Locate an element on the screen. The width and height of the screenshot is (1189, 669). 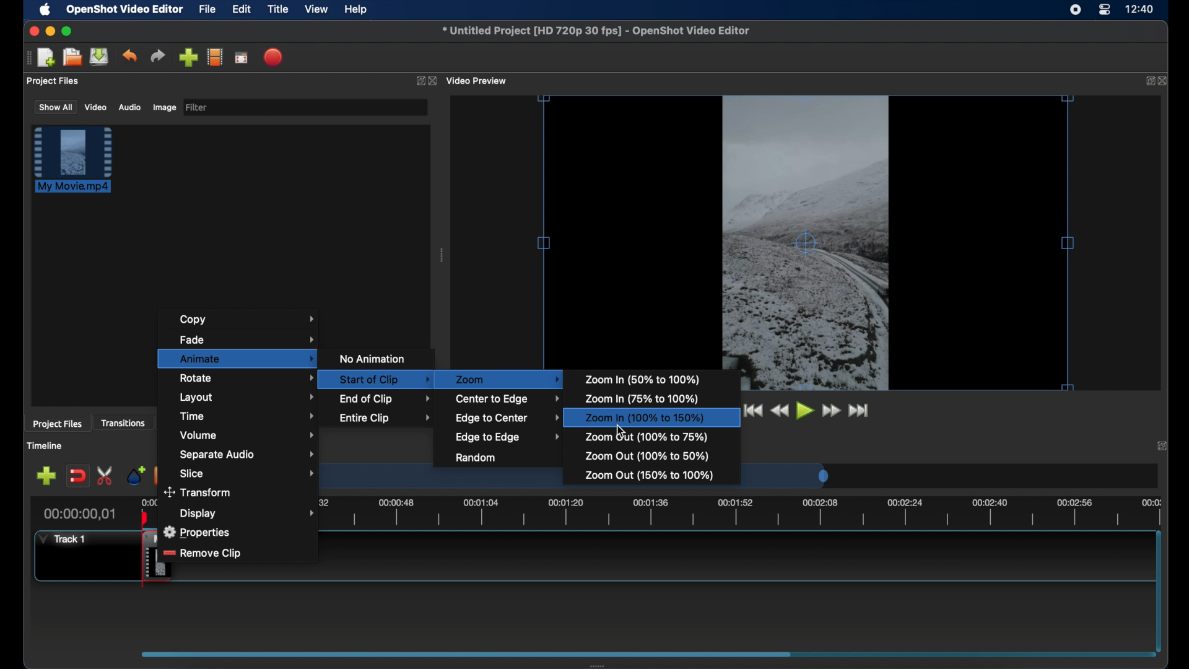
file highlighted is located at coordinates (73, 159).